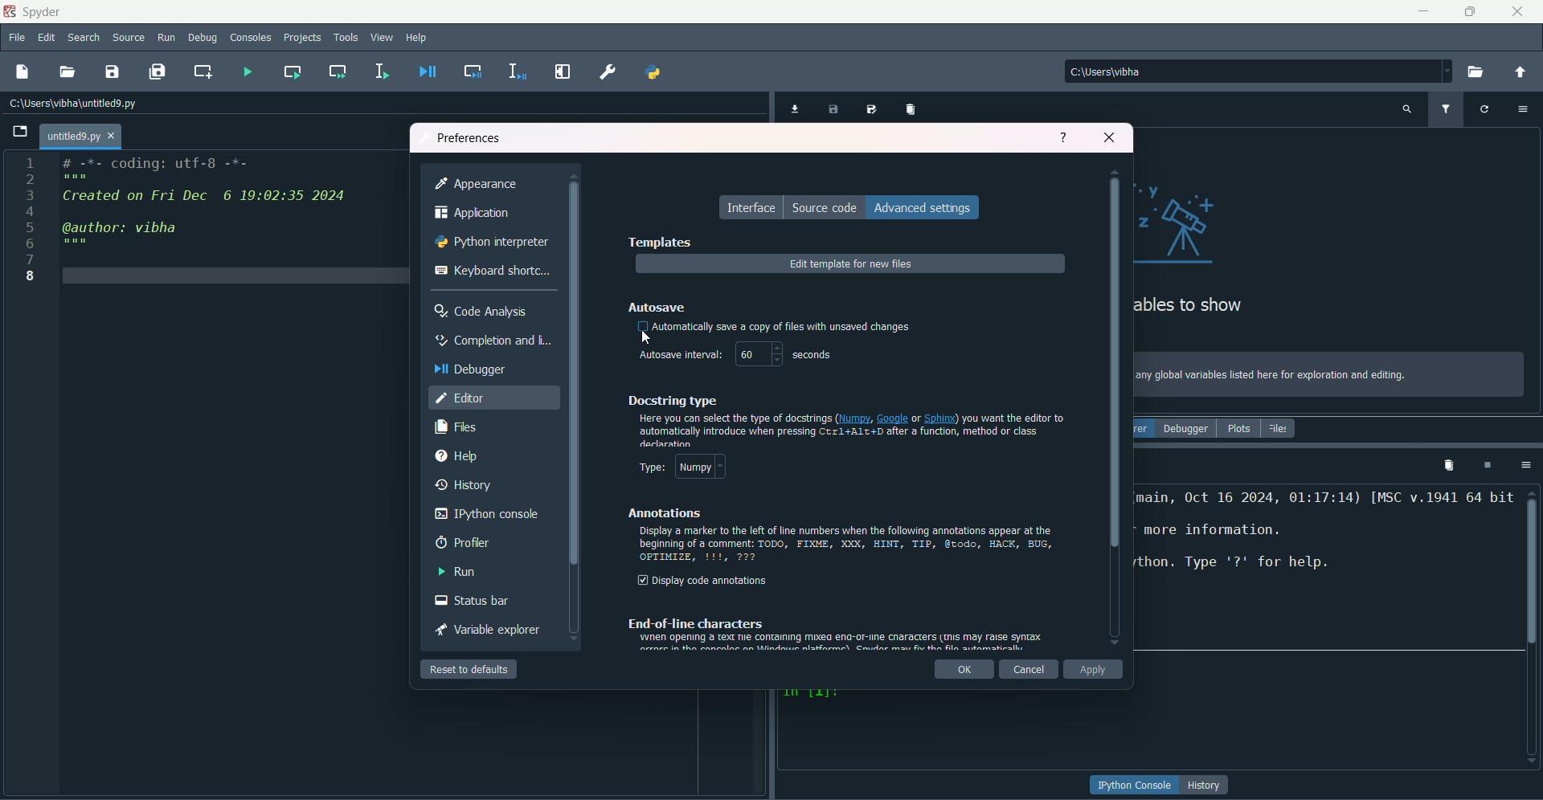 The width and height of the screenshot is (1543, 800). I want to click on Scrollbar, so click(575, 373).